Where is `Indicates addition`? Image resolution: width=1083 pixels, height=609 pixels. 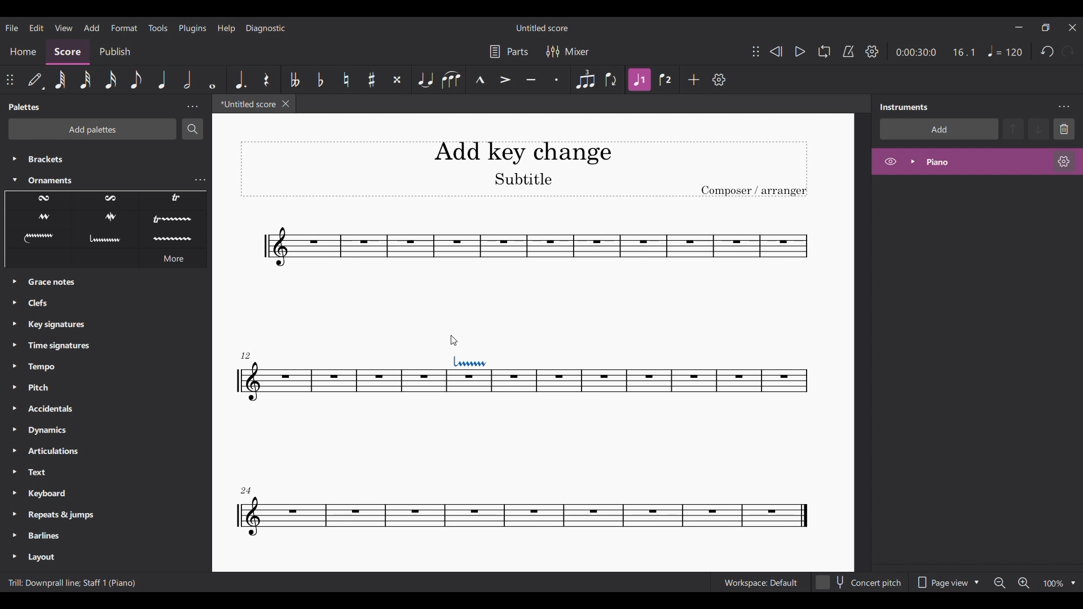
Indicates addition is located at coordinates (460, 348).